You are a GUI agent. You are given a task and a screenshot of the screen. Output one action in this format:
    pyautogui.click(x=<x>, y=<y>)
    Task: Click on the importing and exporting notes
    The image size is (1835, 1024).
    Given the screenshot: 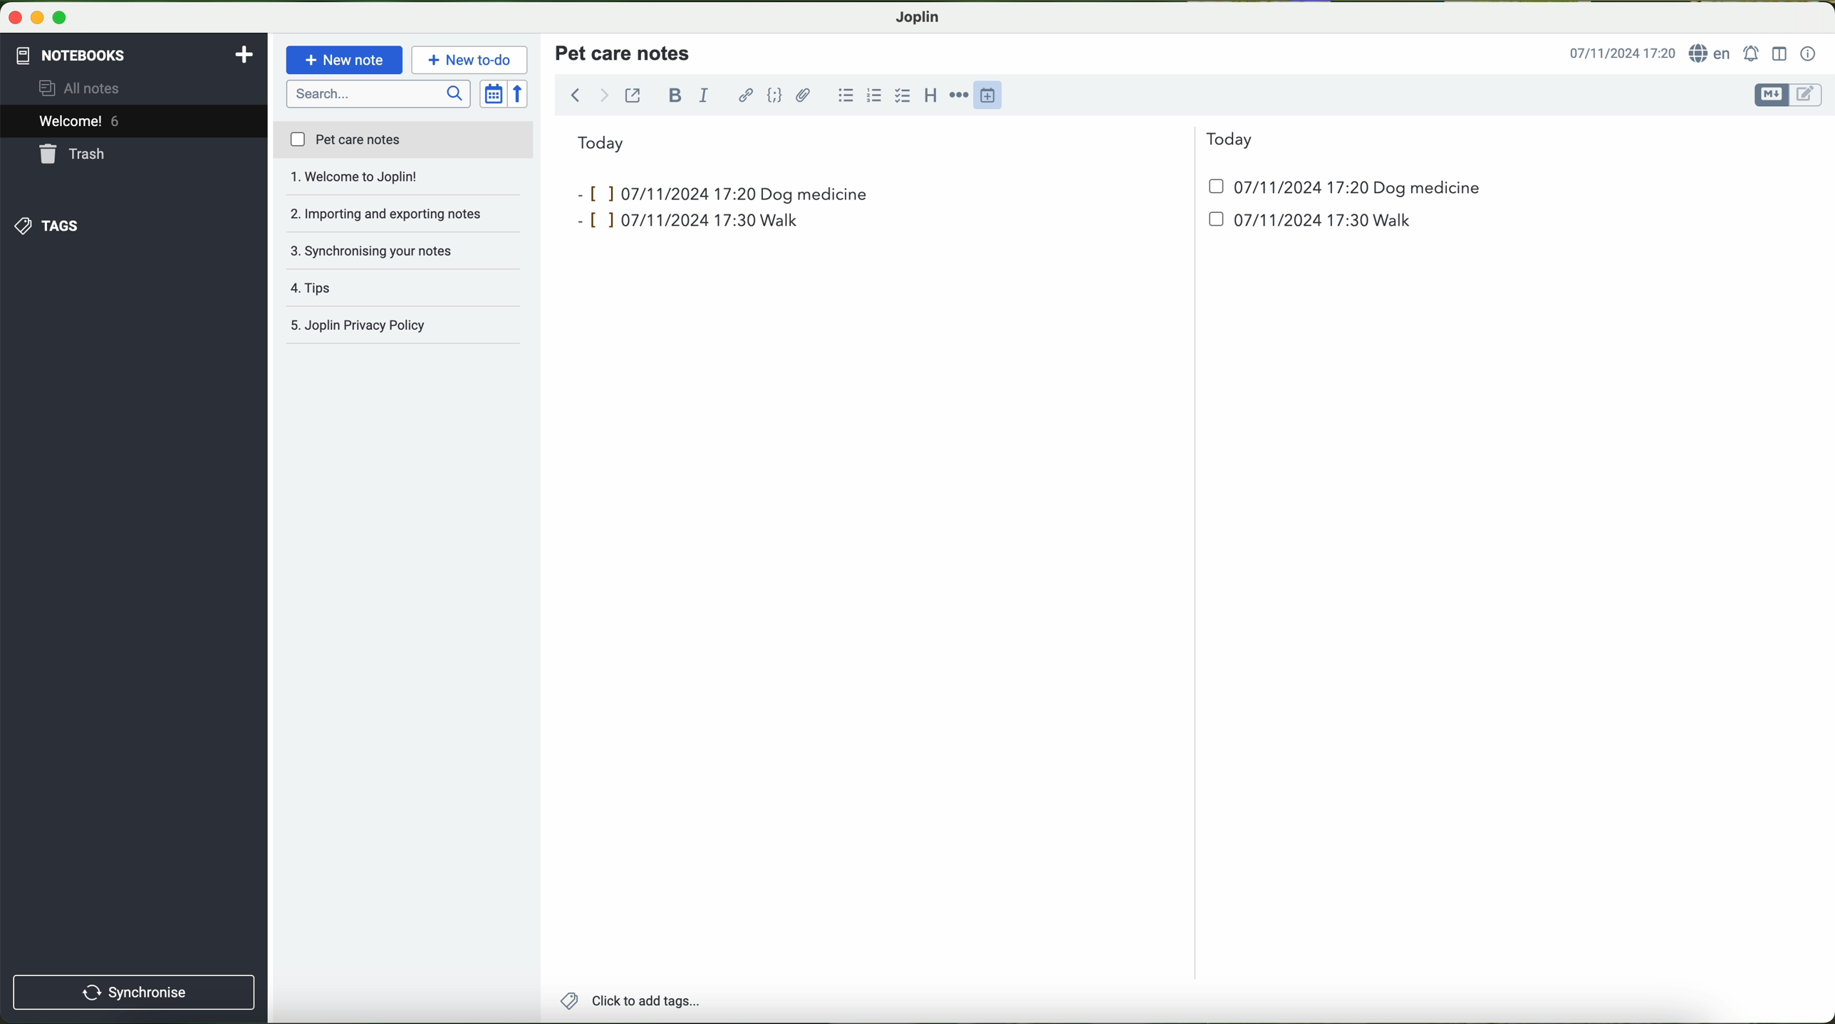 What is the action you would take?
    pyautogui.click(x=404, y=181)
    